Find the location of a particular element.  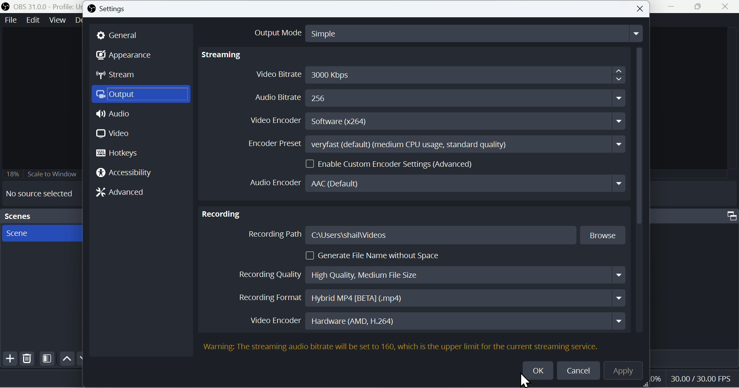

Generate File Name without Space is located at coordinates (375, 255).